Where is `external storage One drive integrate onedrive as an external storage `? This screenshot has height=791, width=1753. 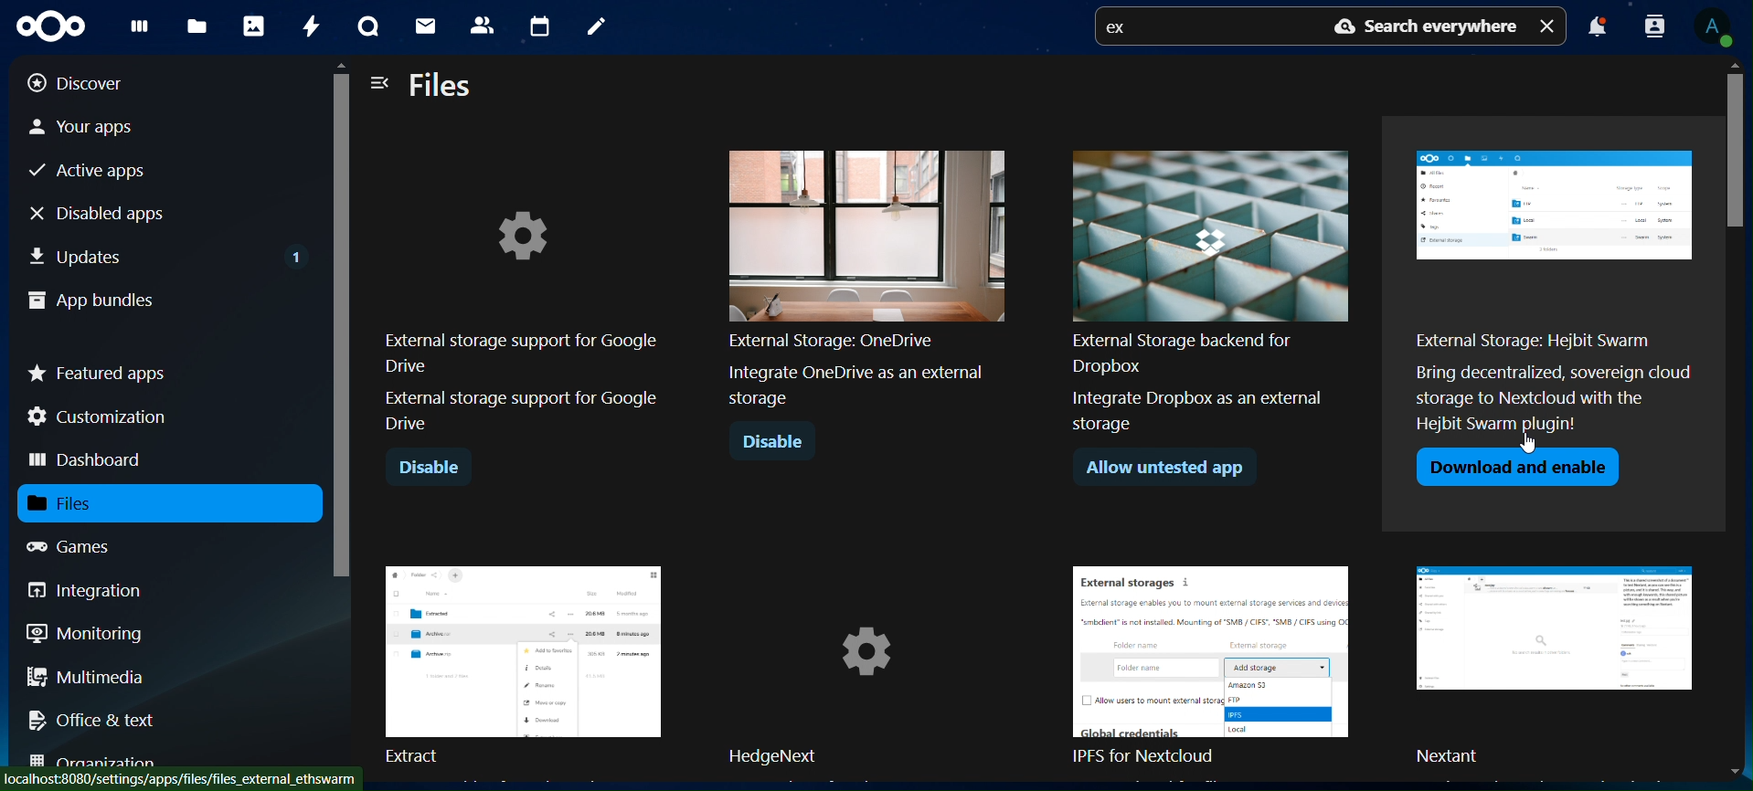 external storage One drive integrate onedrive as an external storage  is located at coordinates (1548, 289).